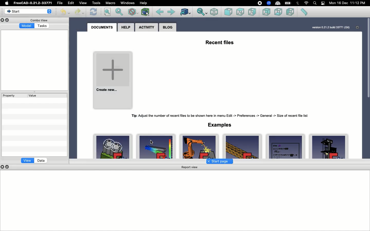 Image resolution: width=370 pixels, height=231 pixels. Describe the element at coordinates (79, 12) in the screenshot. I see `Redo` at that location.